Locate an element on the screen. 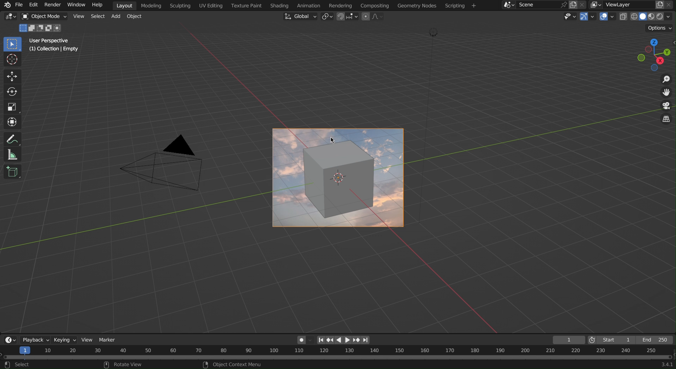 This screenshot has height=369, width=676. Render is located at coordinates (52, 5).